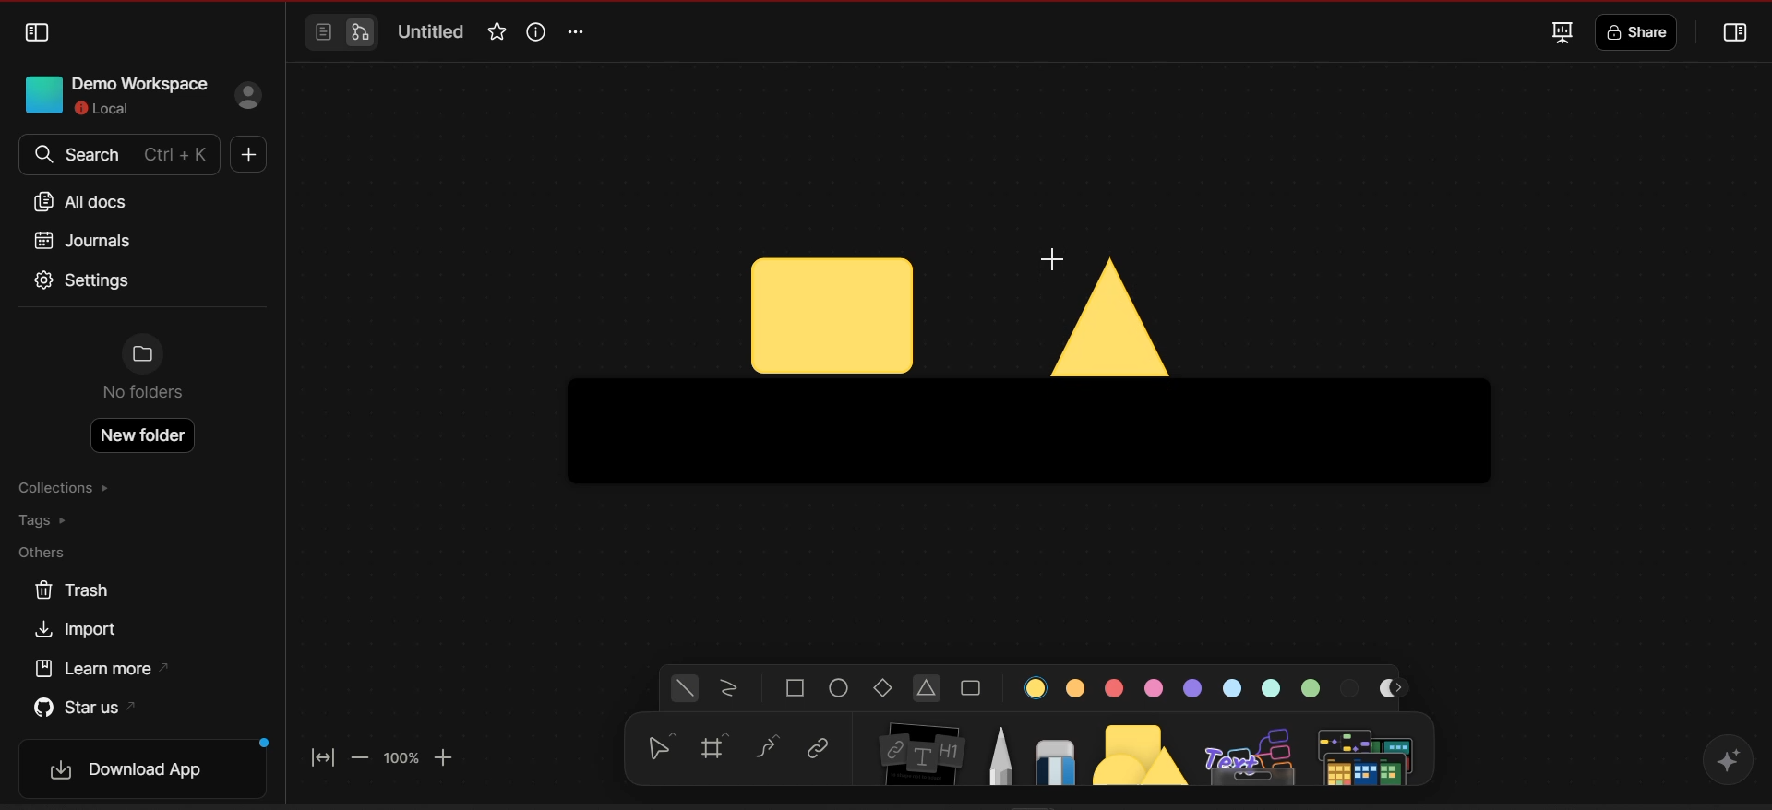 The width and height of the screenshot is (1772, 810). Describe the element at coordinates (1352, 686) in the screenshot. I see `color 9` at that location.